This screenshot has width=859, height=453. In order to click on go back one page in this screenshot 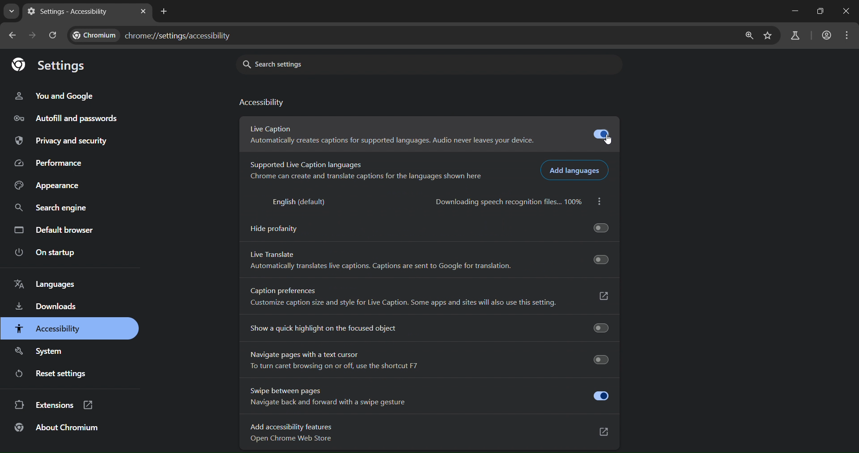, I will do `click(13, 36)`.